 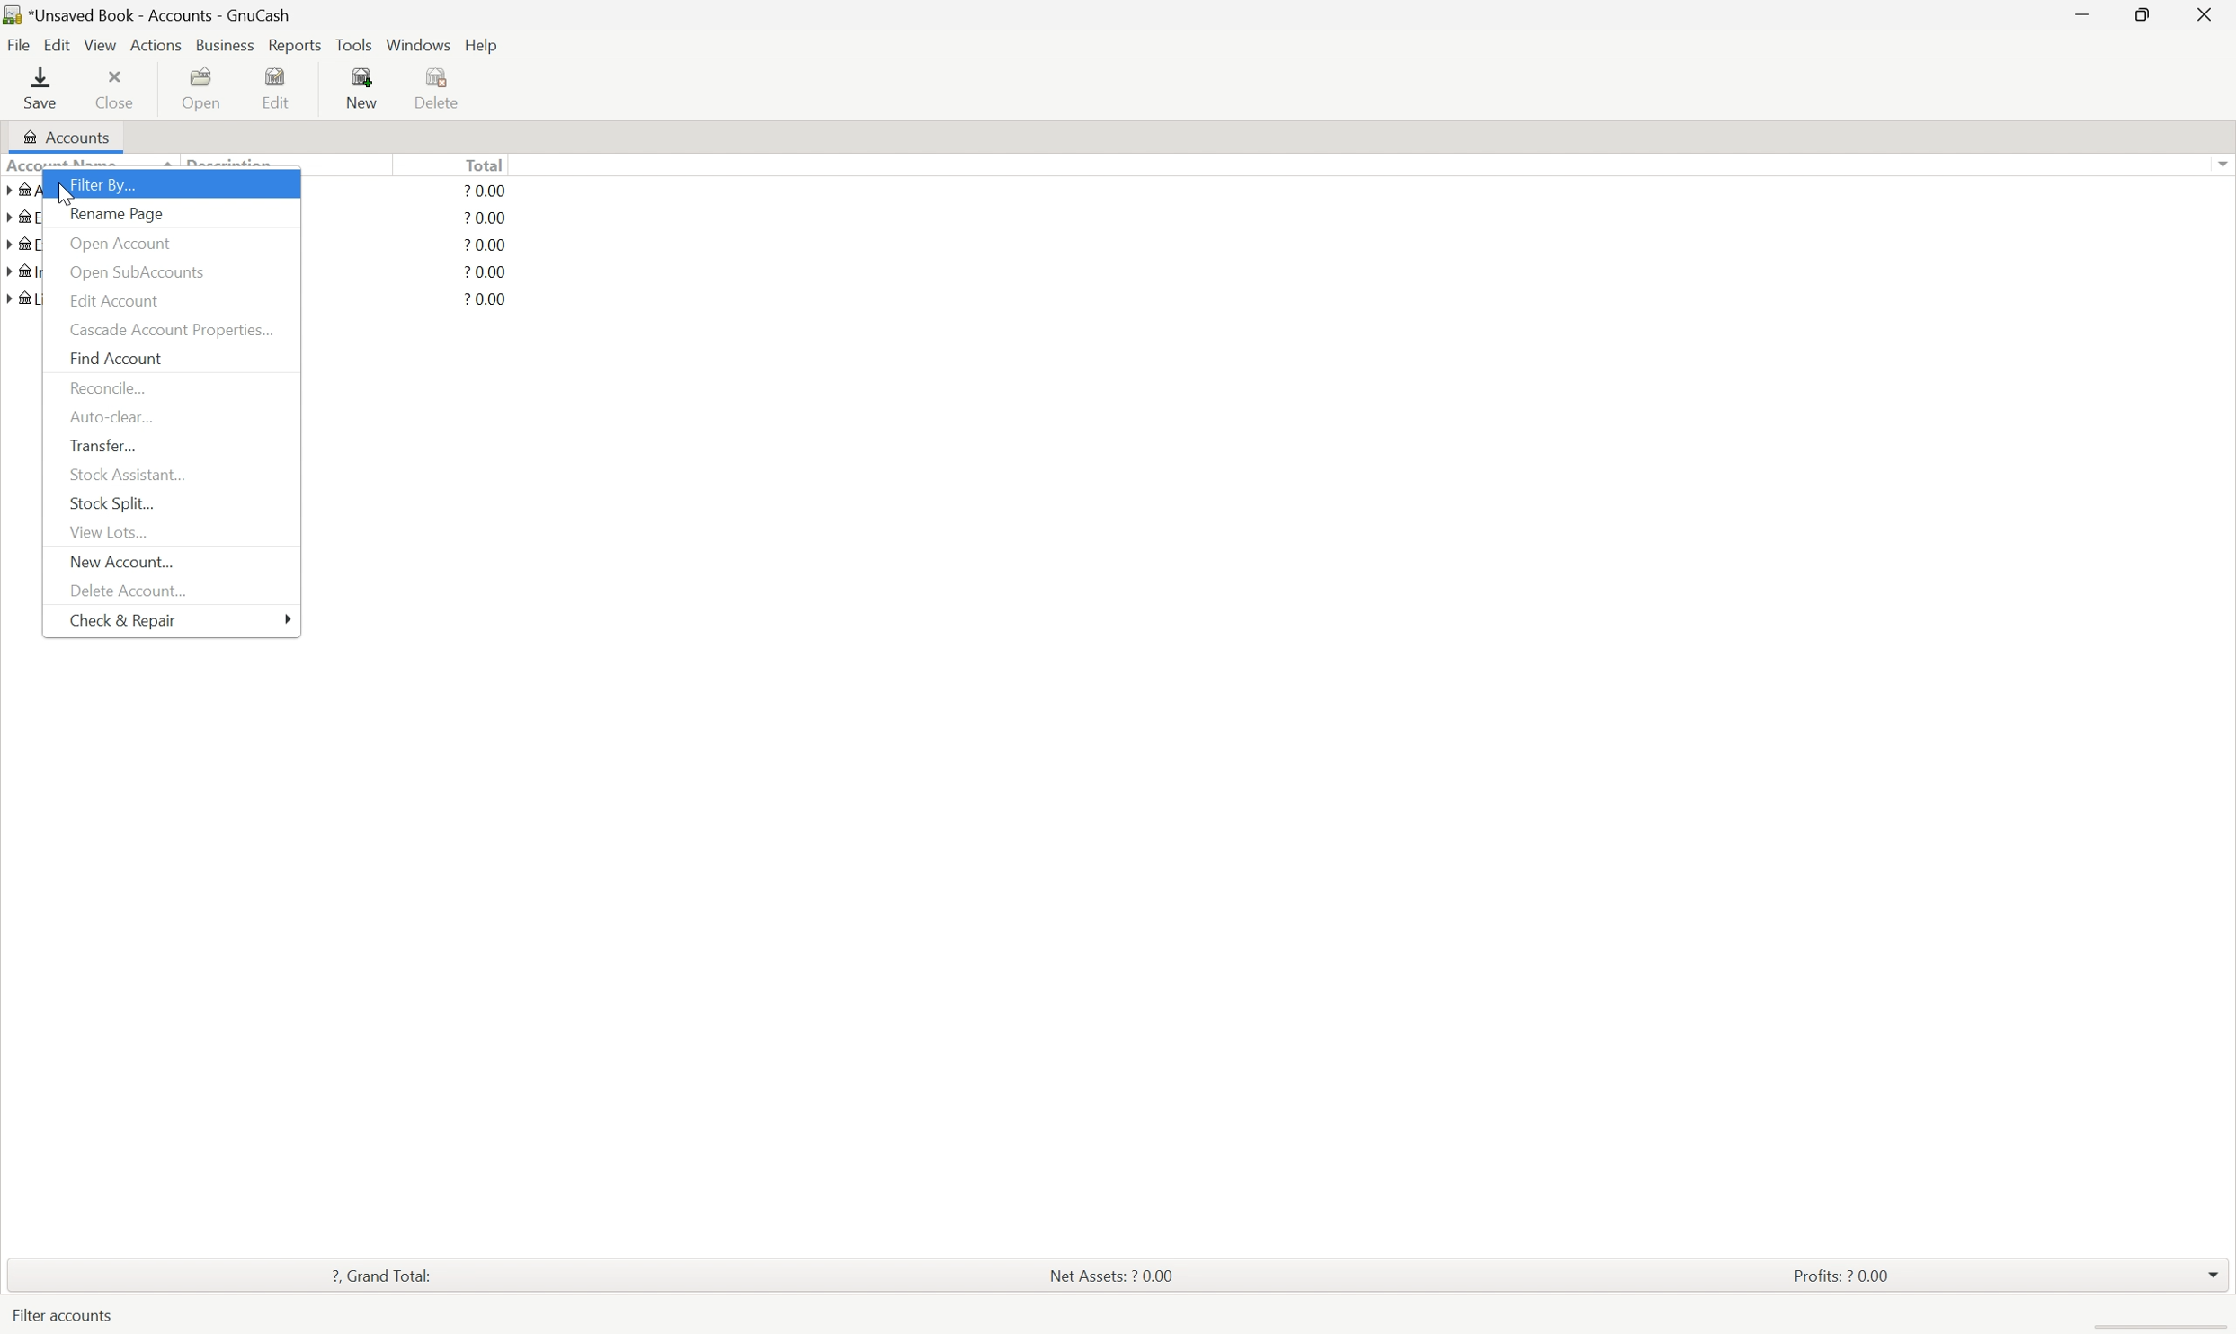 What do you see at coordinates (183, 618) in the screenshot?
I see `Check and repair` at bounding box center [183, 618].